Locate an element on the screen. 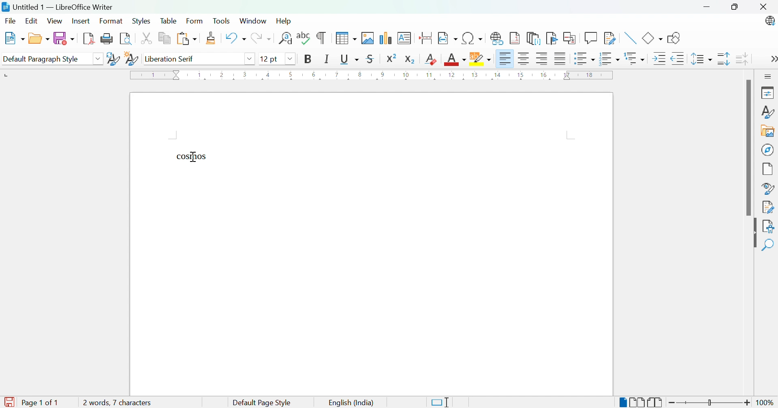 The image size is (778, 408). New is located at coordinates (16, 38).